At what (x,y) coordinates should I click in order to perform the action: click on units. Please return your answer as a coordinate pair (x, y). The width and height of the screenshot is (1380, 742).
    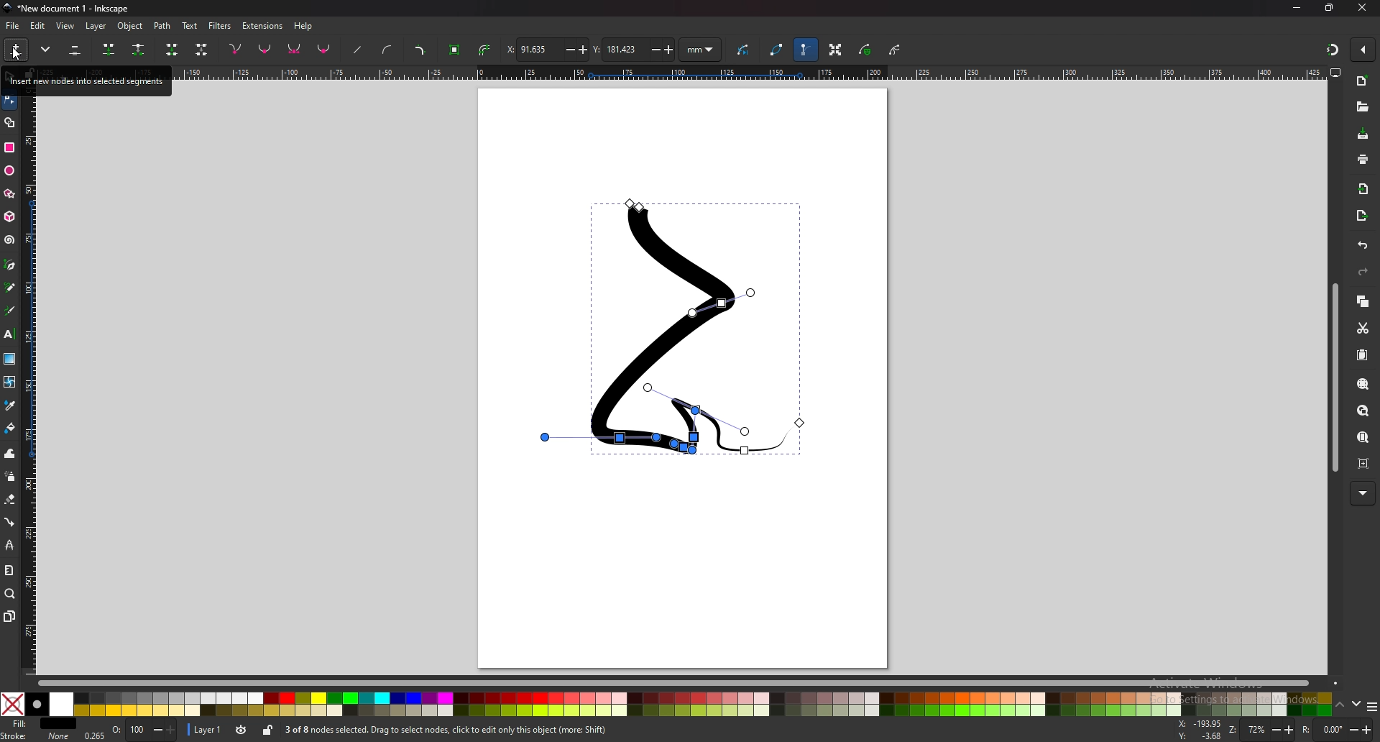
    Looking at the image, I should click on (701, 50).